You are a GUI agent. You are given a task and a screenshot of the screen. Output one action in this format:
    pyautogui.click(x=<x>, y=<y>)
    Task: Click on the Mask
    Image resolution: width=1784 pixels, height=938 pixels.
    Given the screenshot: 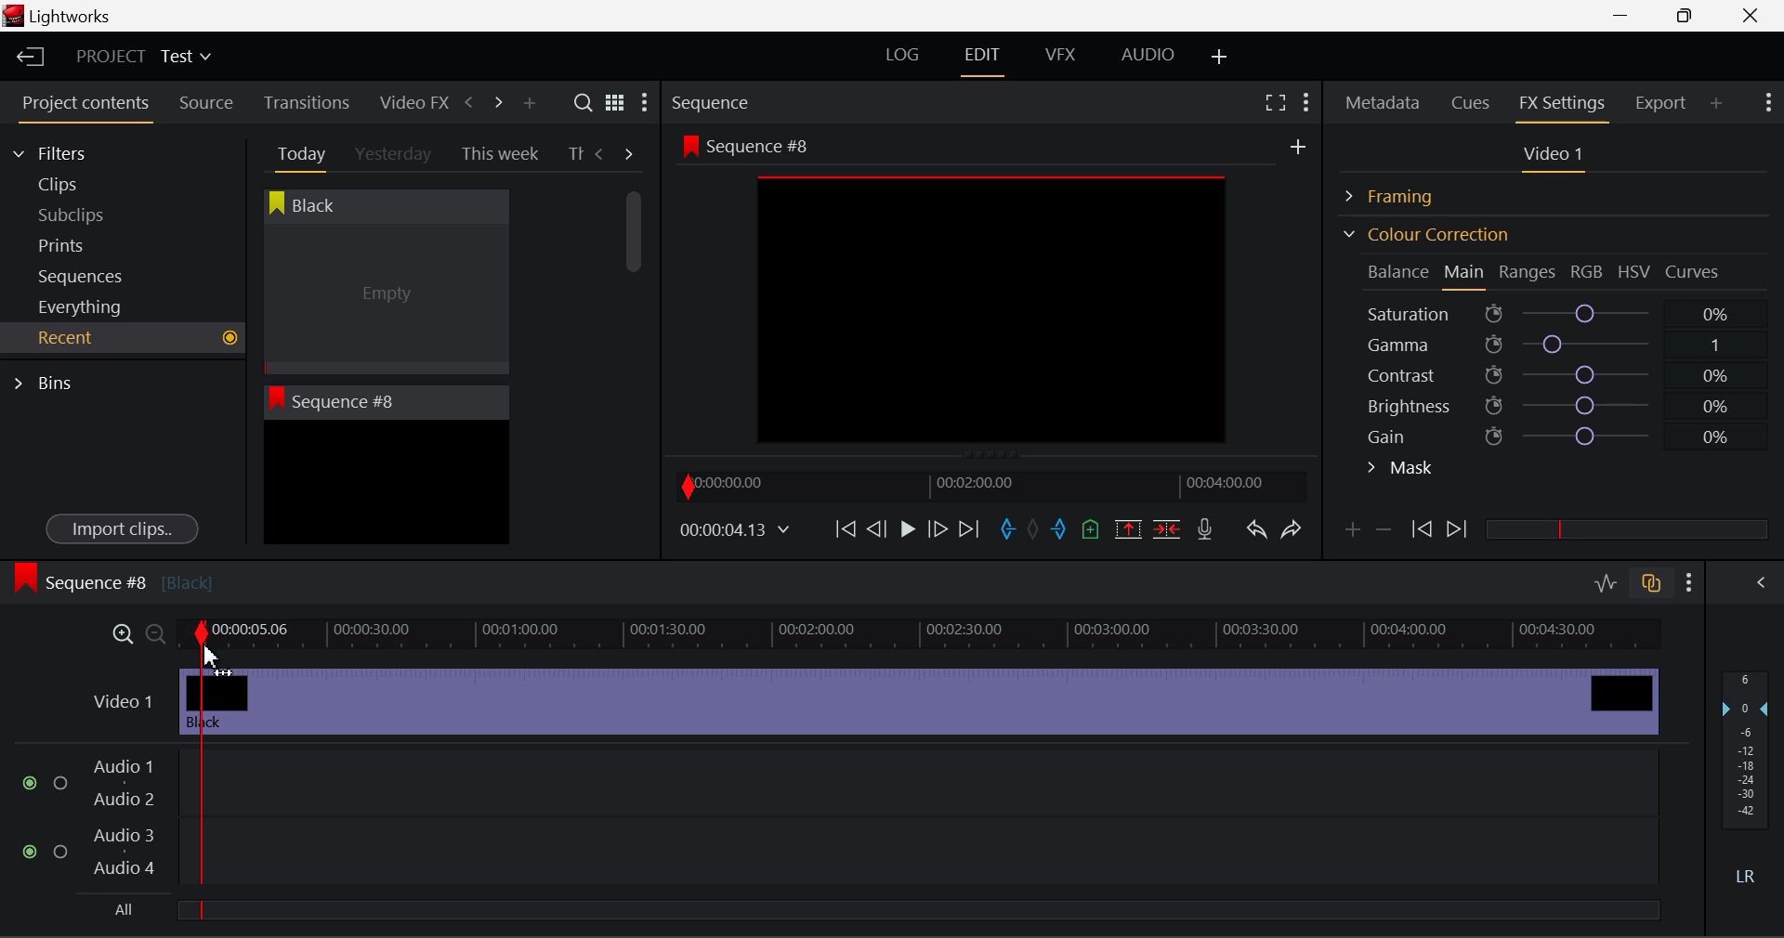 What is the action you would take?
    pyautogui.click(x=1401, y=470)
    